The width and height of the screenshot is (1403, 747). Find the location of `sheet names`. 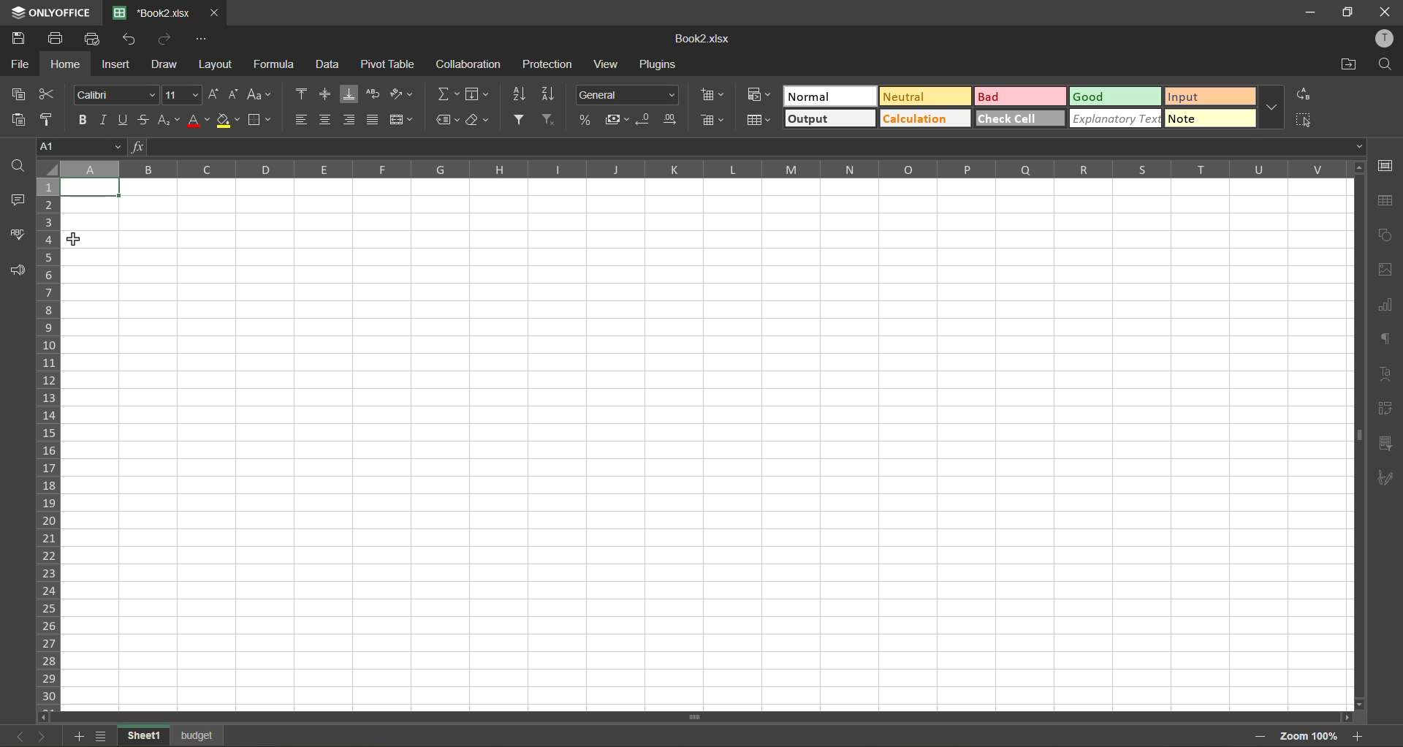

sheet names is located at coordinates (140, 735).